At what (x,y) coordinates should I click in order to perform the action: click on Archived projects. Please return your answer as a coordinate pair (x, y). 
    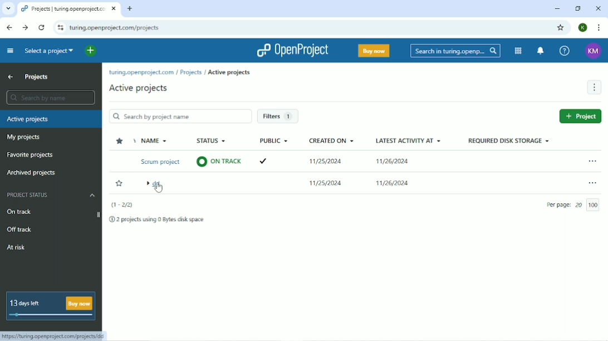
    Looking at the image, I should click on (34, 172).